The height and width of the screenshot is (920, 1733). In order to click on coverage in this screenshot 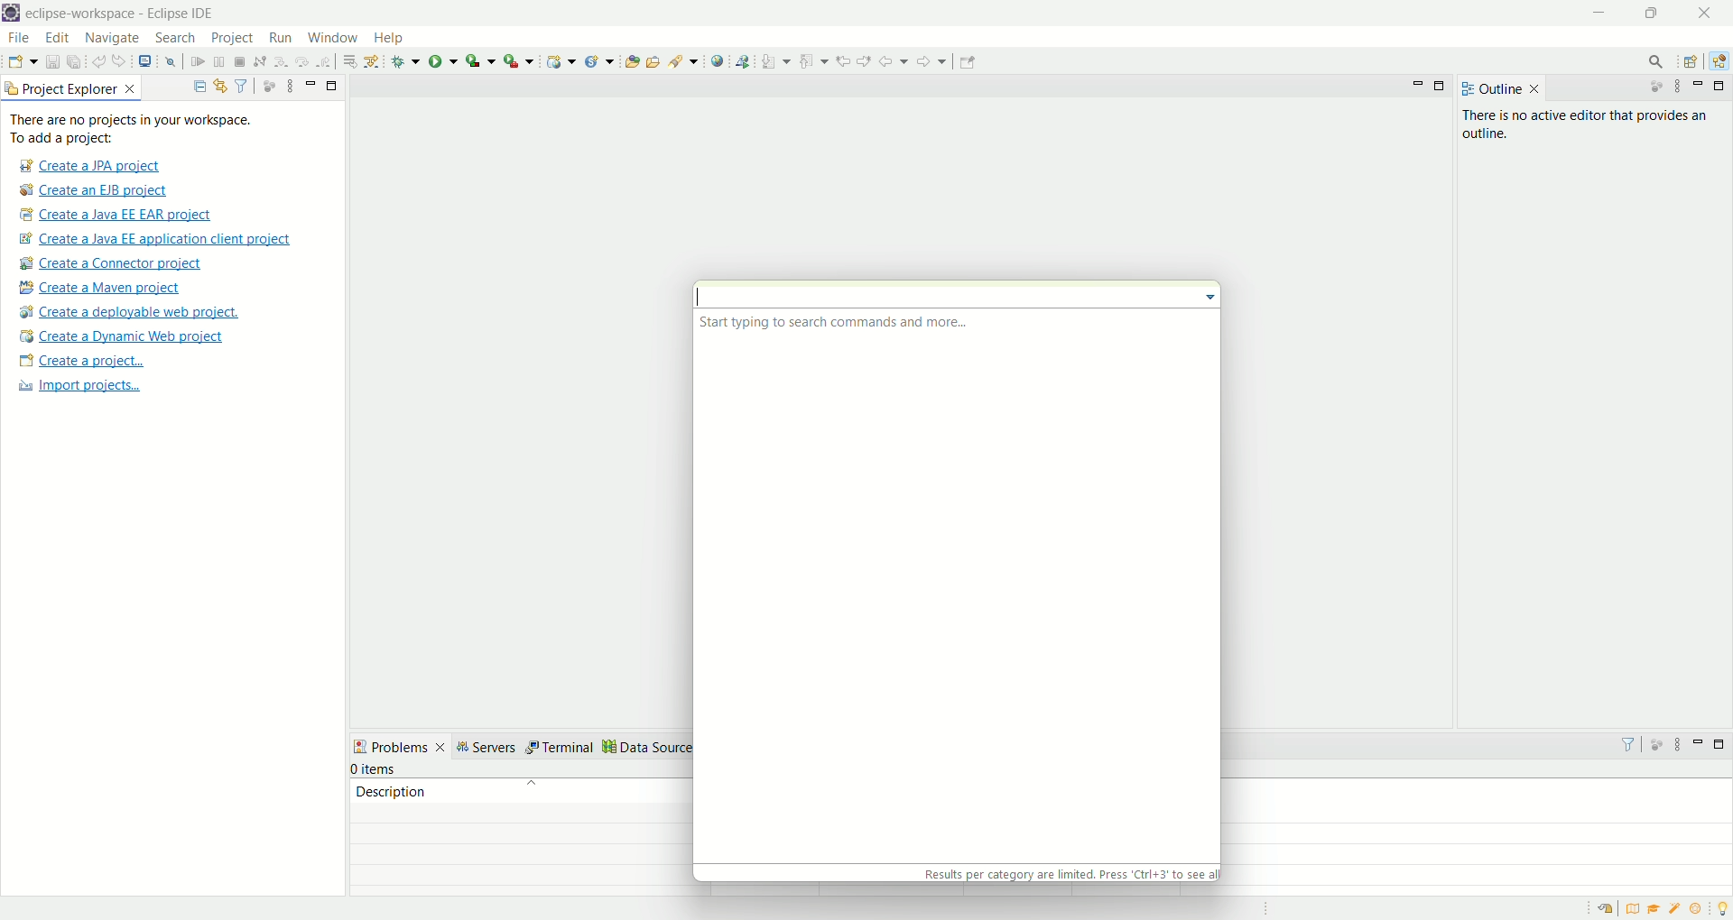, I will do `click(480, 61)`.